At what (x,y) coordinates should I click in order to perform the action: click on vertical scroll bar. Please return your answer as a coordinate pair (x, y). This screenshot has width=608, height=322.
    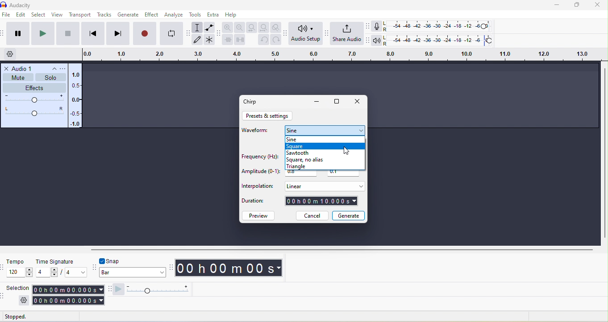
    Looking at the image, I should click on (604, 153).